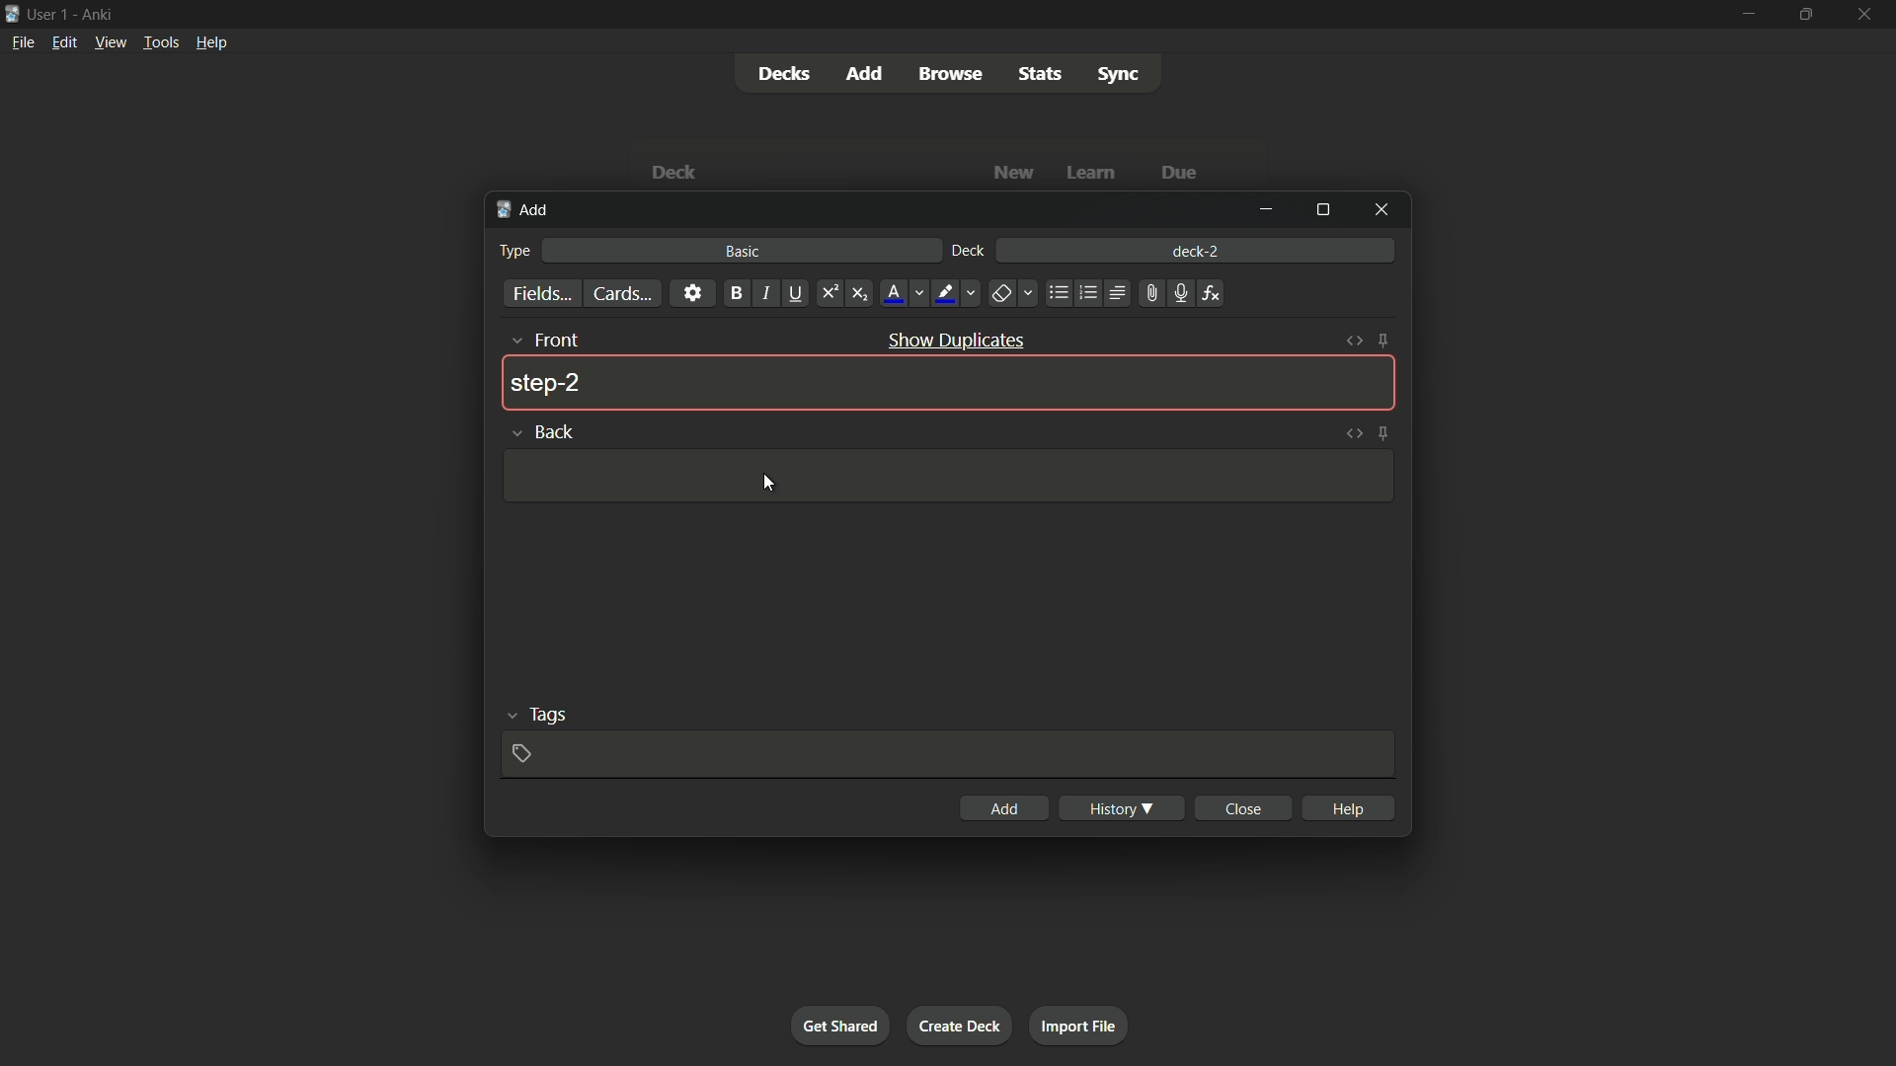 This screenshot has height=1066, width=1896. Describe the element at coordinates (543, 430) in the screenshot. I see `back` at that location.